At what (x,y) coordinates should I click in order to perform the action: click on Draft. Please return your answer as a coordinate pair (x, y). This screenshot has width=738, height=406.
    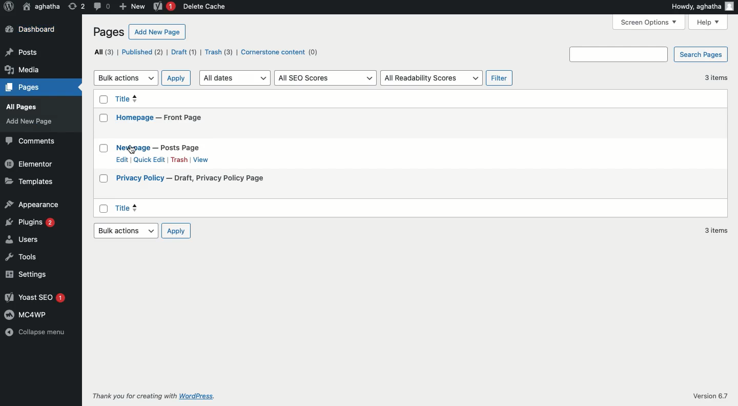
    Looking at the image, I should click on (185, 52).